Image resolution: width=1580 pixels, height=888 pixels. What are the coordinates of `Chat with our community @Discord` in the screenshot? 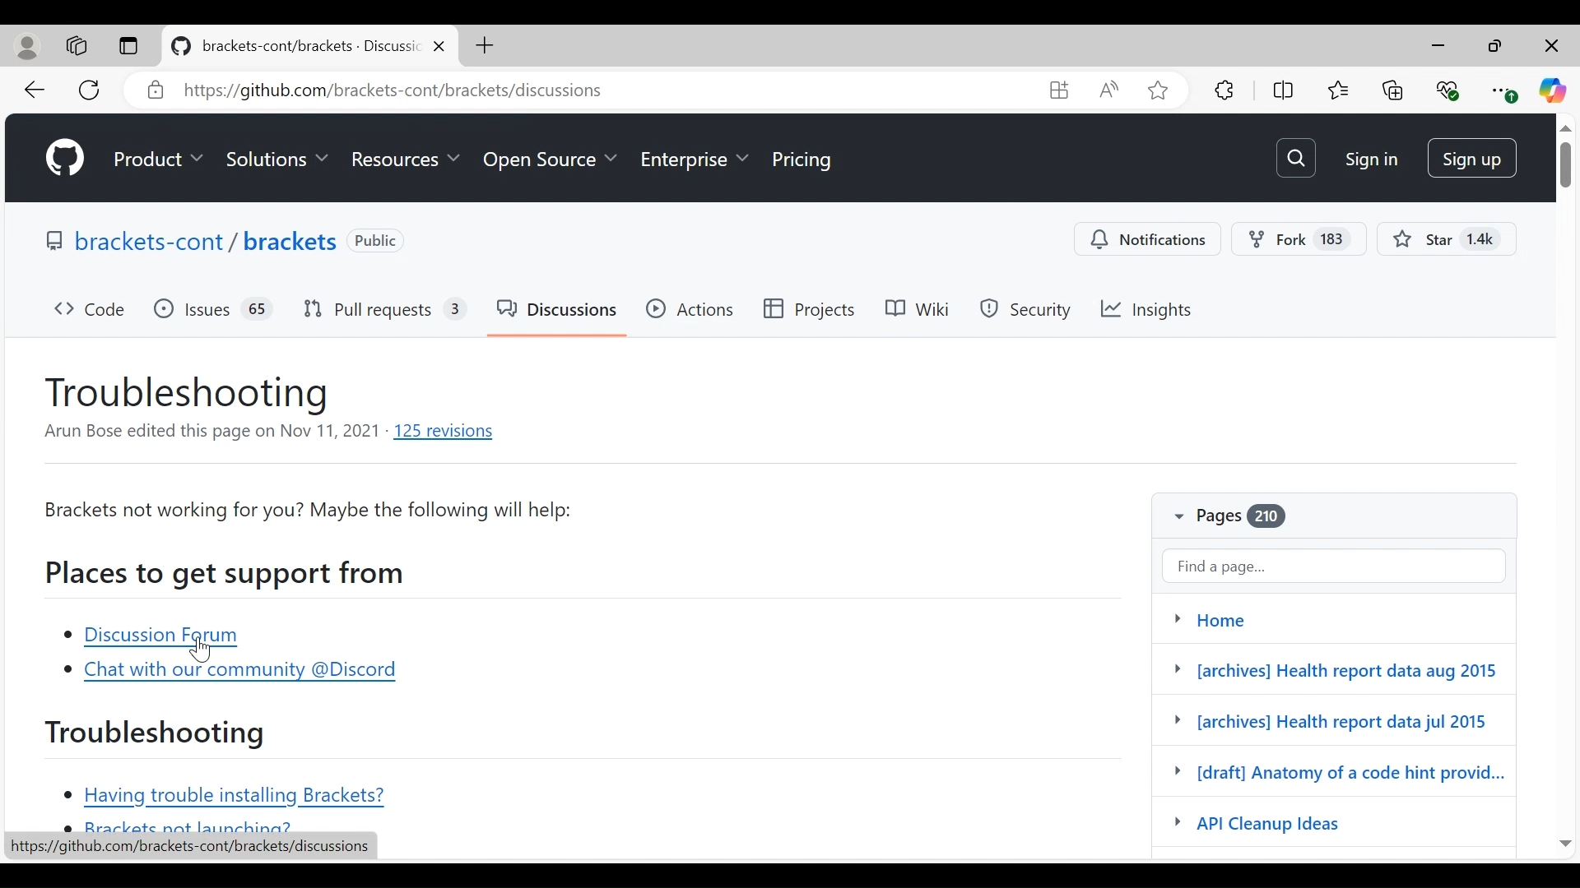 It's located at (229, 673).